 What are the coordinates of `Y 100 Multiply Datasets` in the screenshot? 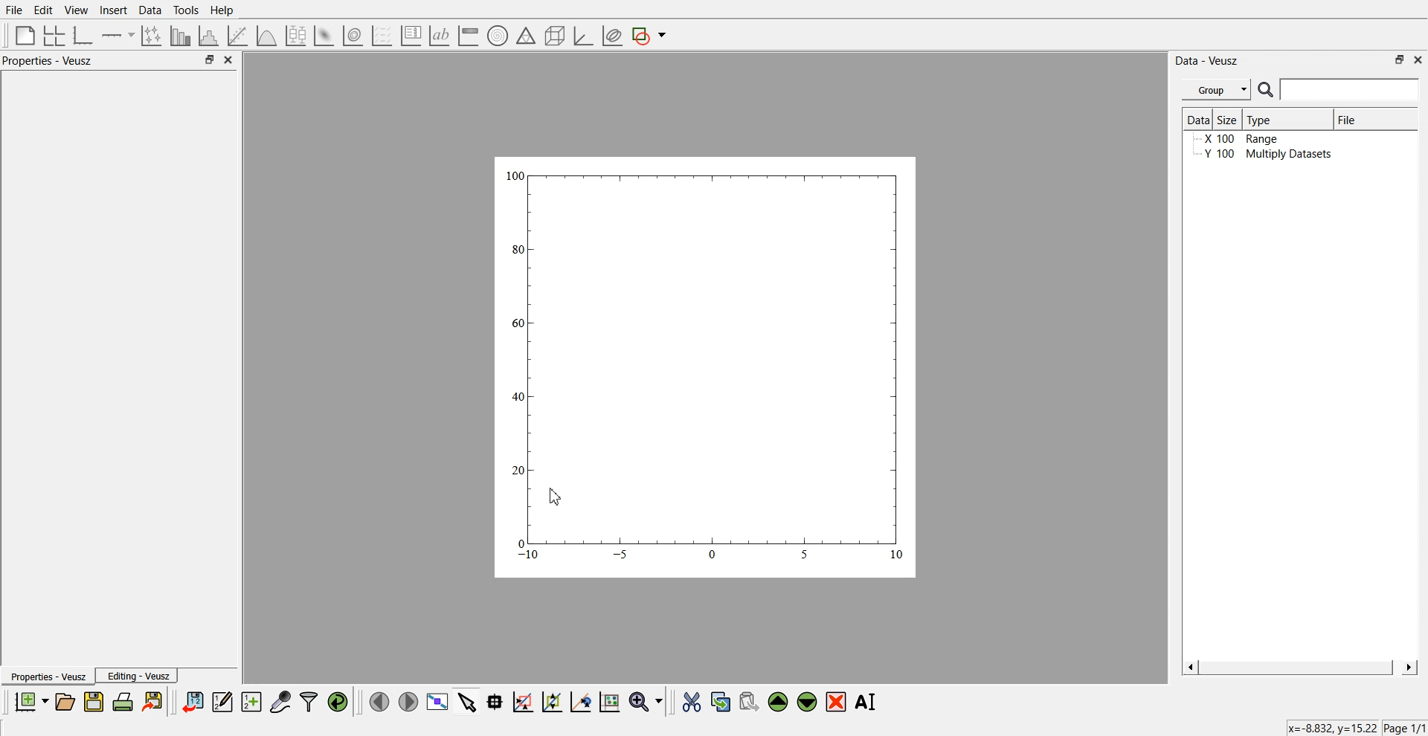 It's located at (1263, 156).